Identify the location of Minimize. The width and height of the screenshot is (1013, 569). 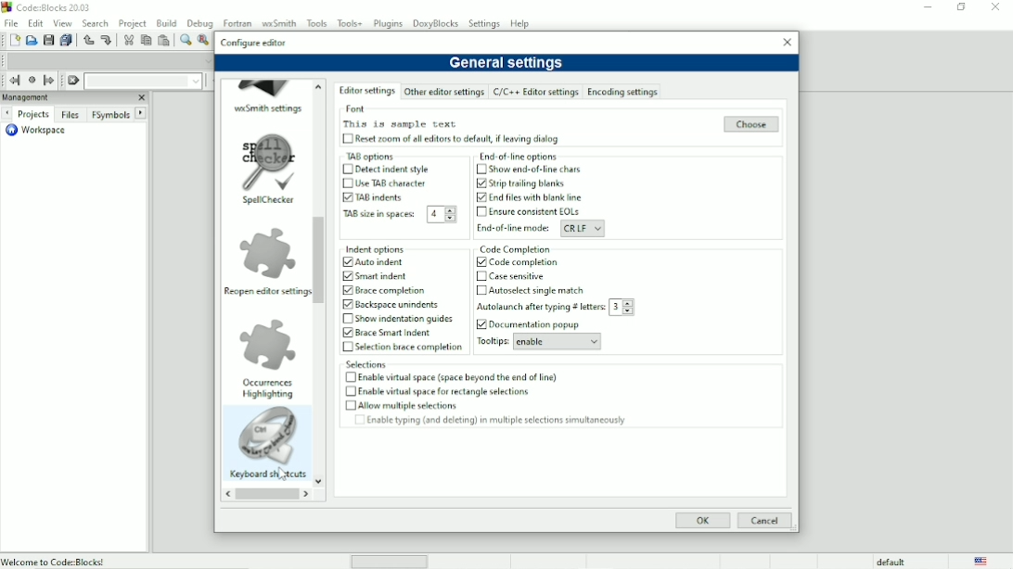
(924, 7).